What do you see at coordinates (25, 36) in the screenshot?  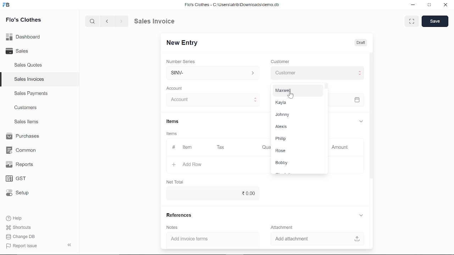 I see `Dashboard` at bounding box center [25, 36].